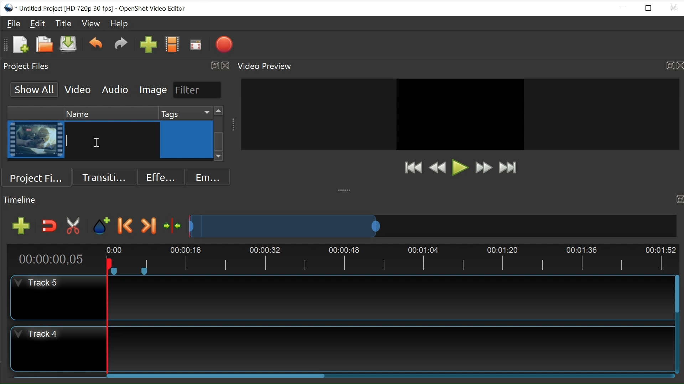 This screenshot has width=684, height=384. What do you see at coordinates (173, 45) in the screenshot?
I see `Chooses Profile` at bounding box center [173, 45].